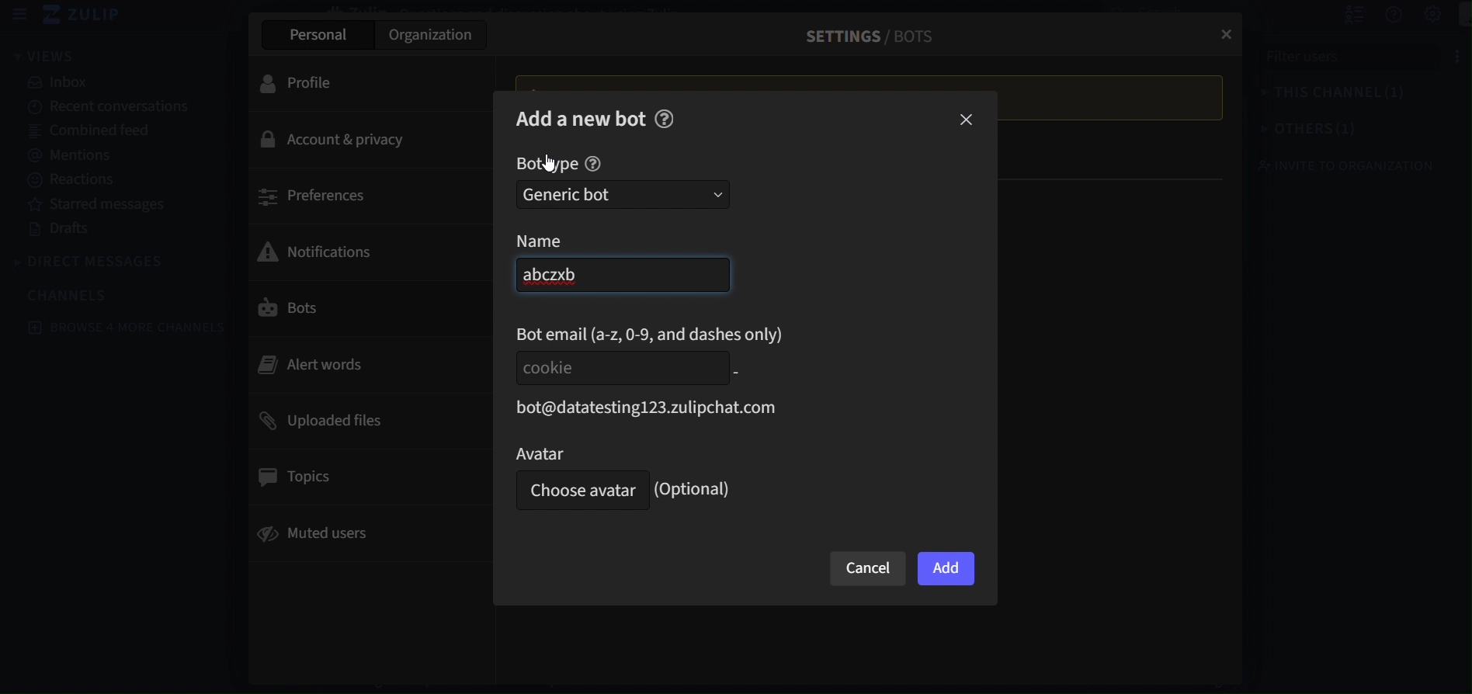 This screenshot has height=694, width=1472. What do you see at coordinates (1222, 29) in the screenshot?
I see `close` at bounding box center [1222, 29].